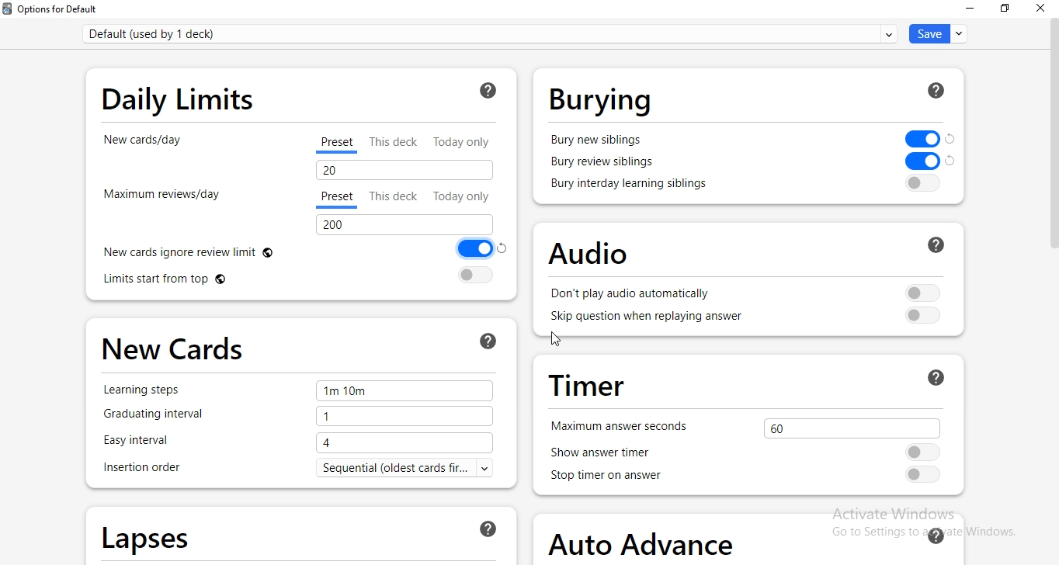 The width and height of the screenshot is (1059, 565). What do you see at coordinates (943, 244) in the screenshot?
I see `ask` at bounding box center [943, 244].